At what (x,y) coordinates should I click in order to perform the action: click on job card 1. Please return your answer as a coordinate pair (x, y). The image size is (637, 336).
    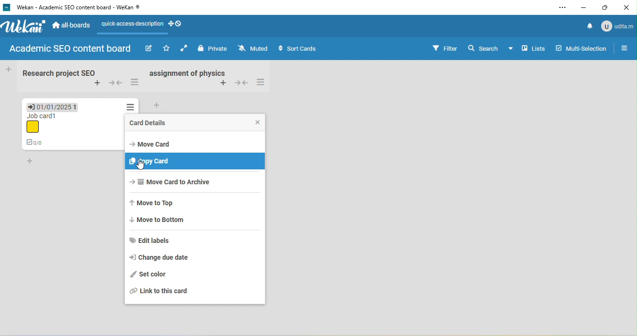
    Looking at the image, I should click on (41, 123).